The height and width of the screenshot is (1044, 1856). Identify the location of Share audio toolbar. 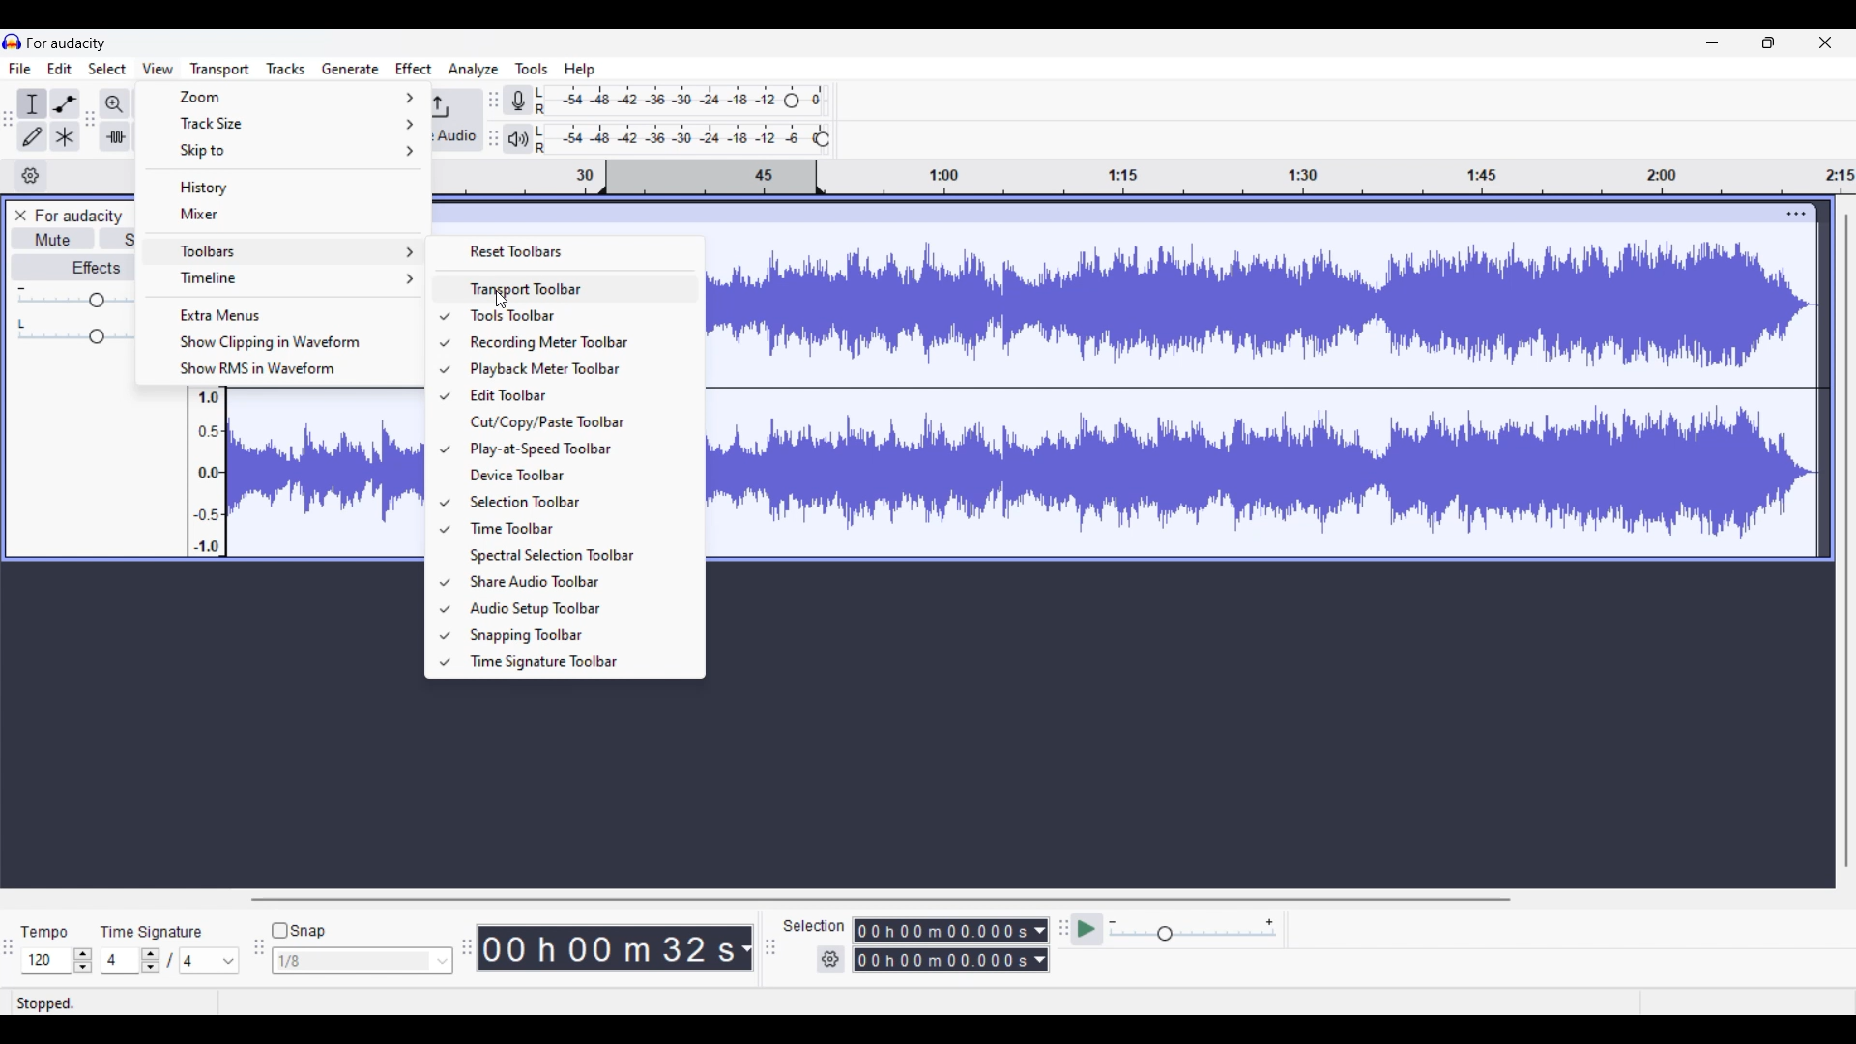
(575, 581).